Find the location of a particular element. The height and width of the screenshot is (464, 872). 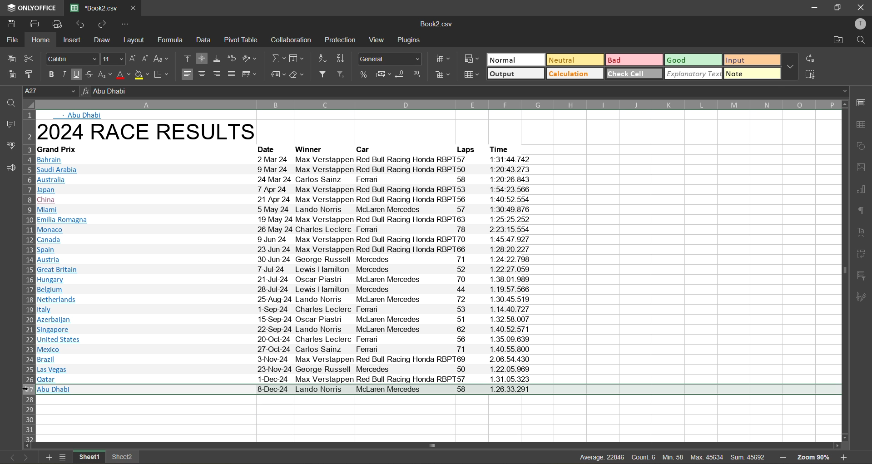

clear is located at coordinates (297, 74).